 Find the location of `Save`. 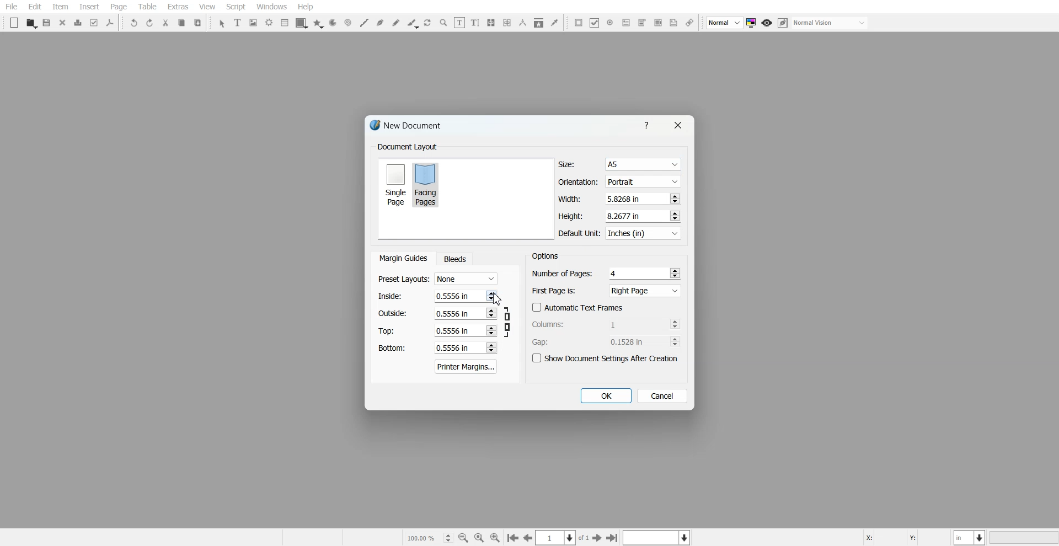

Save is located at coordinates (47, 23).